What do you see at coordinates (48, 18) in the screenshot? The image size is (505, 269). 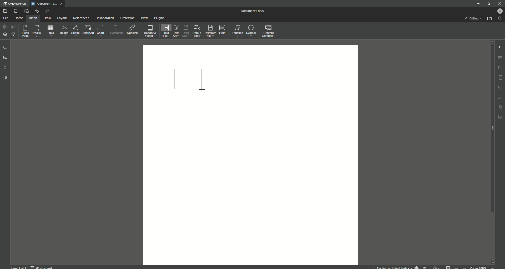 I see `Draw` at bounding box center [48, 18].